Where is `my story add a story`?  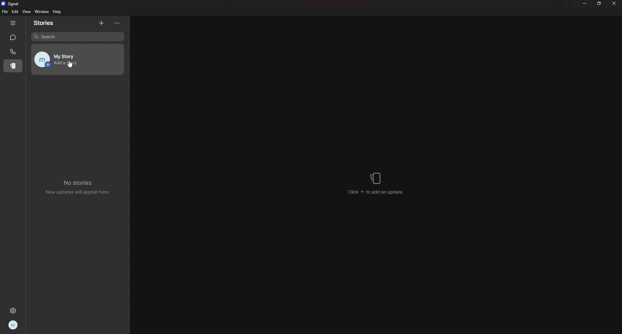
my story add a story is located at coordinates (77, 59).